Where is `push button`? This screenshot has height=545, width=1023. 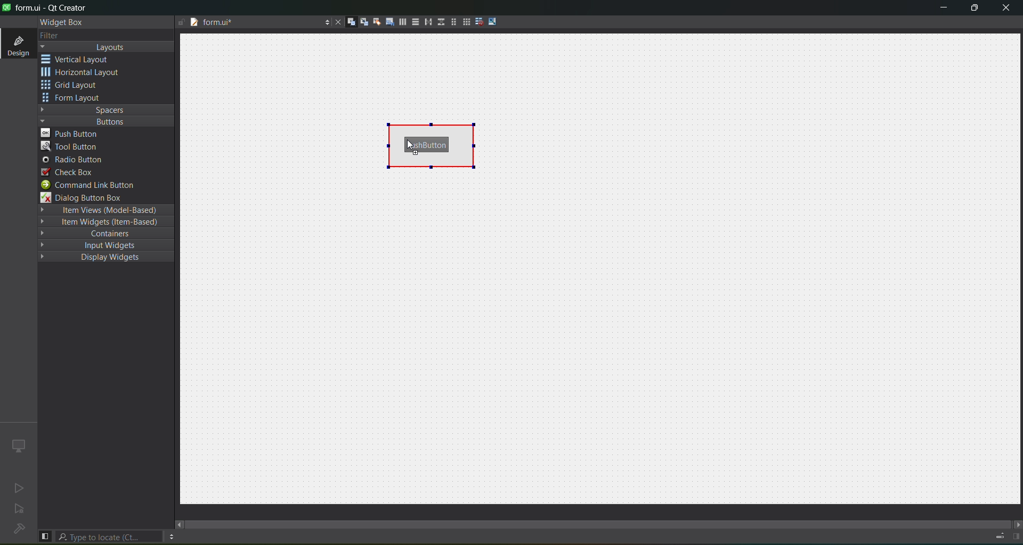 push button is located at coordinates (429, 142).